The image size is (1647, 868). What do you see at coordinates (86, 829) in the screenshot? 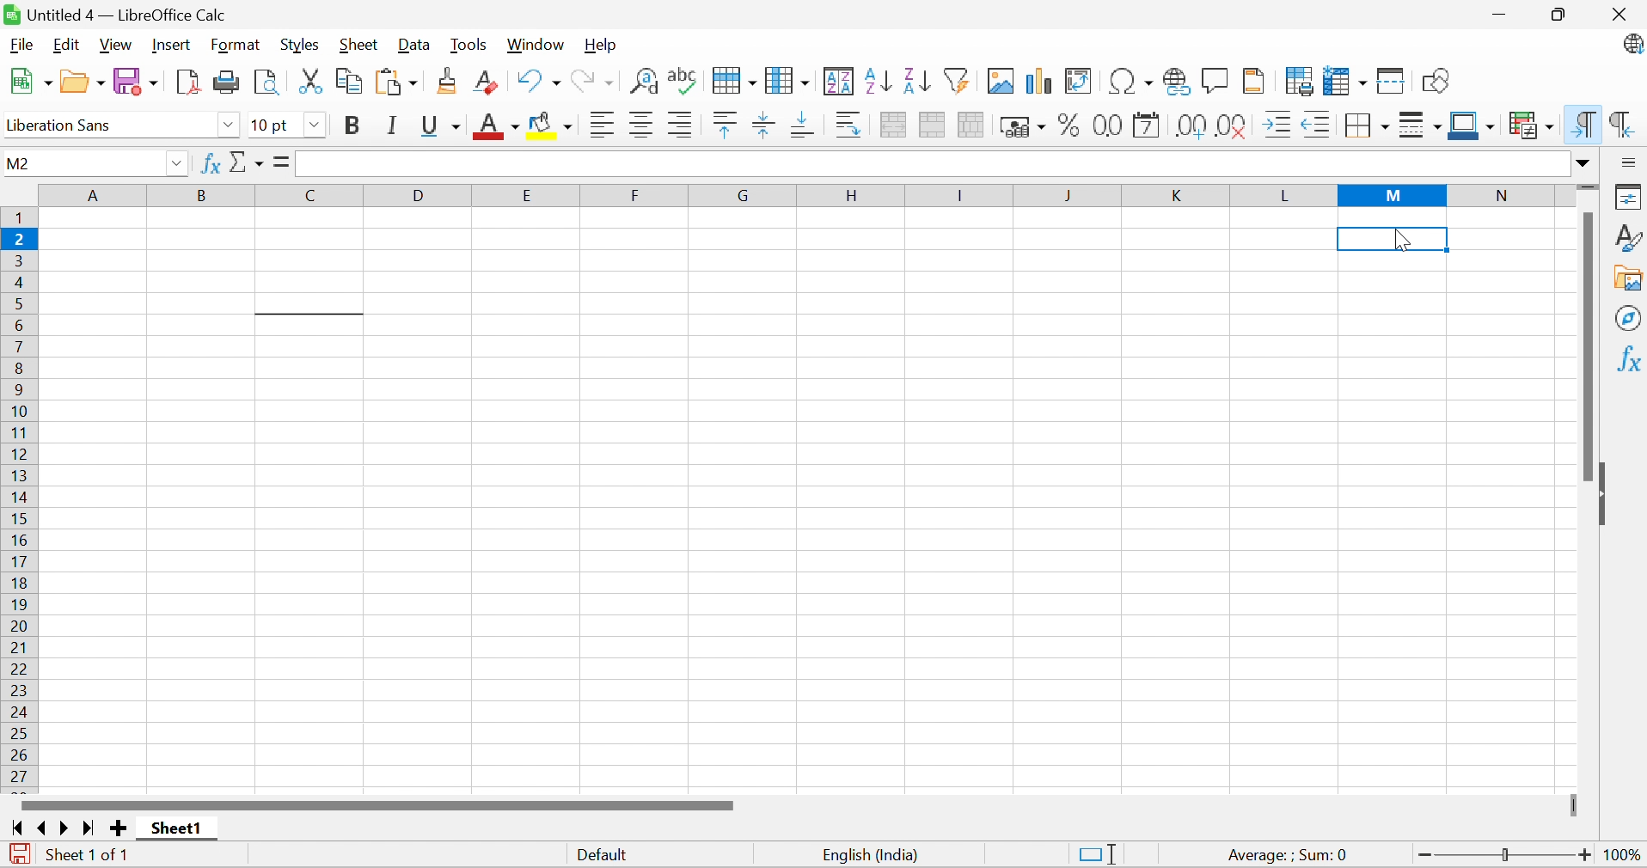
I see `Scroll to last sheet` at bounding box center [86, 829].